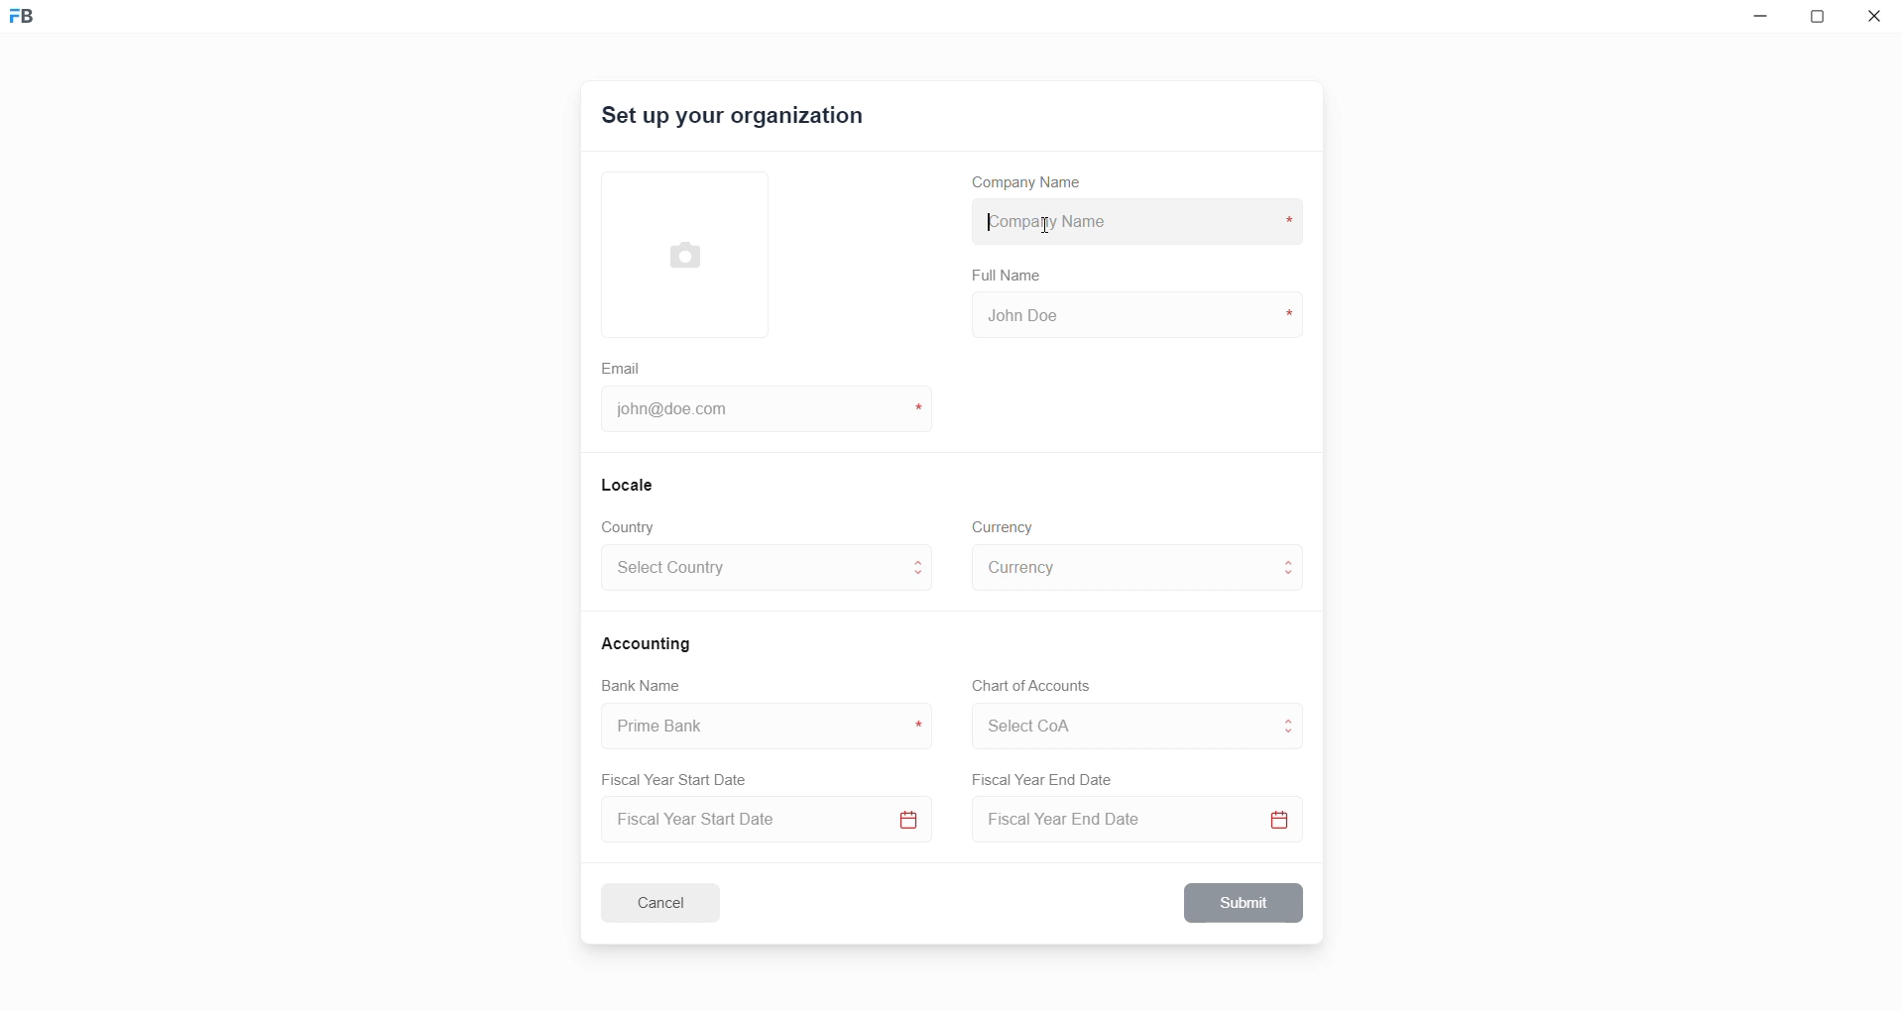 The image size is (1902, 1011). Describe the element at coordinates (1823, 20) in the screenshot. I see `resize ` at that location.